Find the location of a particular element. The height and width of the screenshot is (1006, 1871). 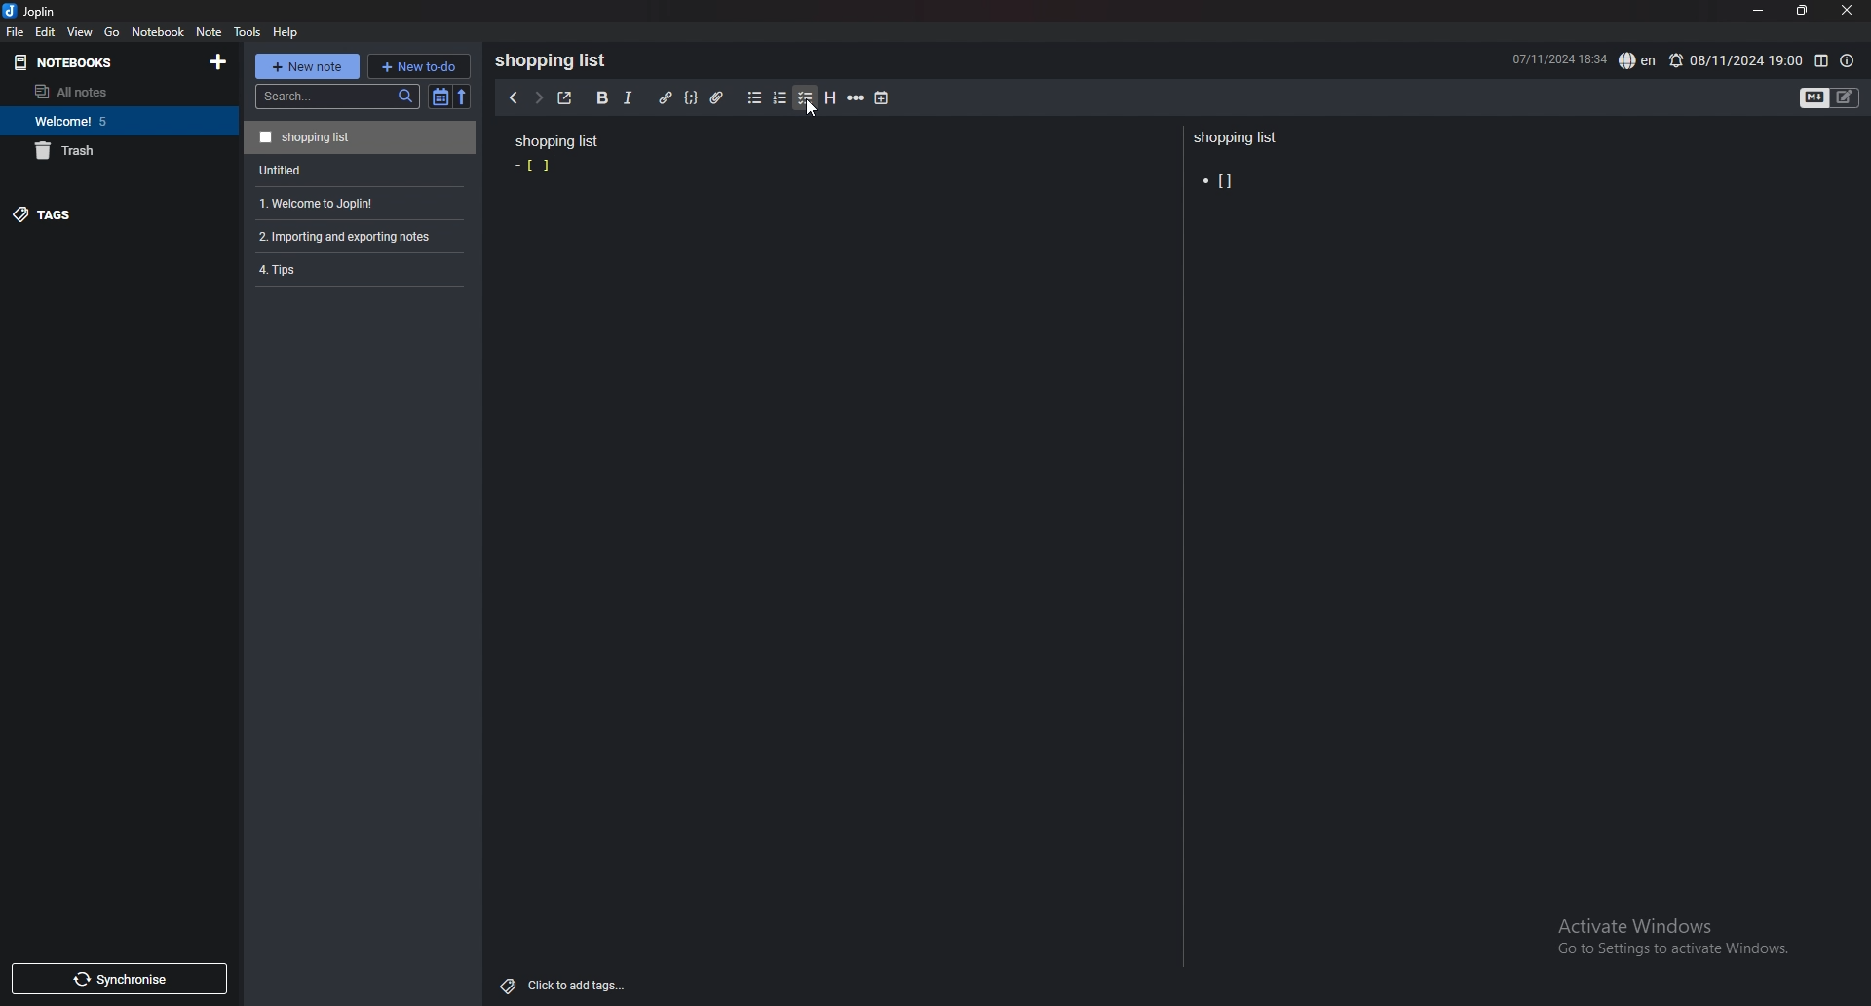

note is located at coordinates (210, 32).